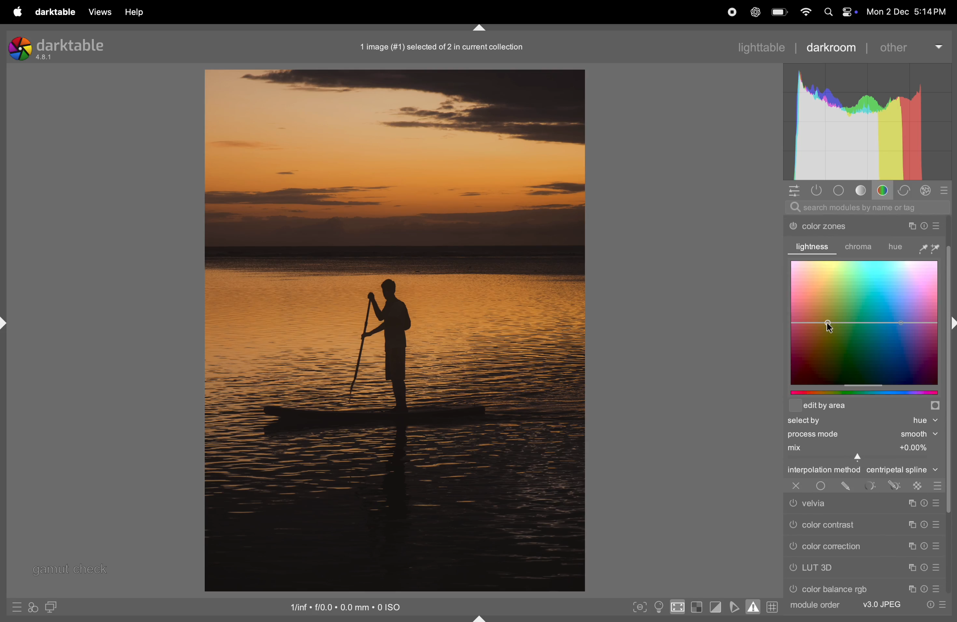 This screenshot has height=622, width=957. I want to click on Timer, so click(924, 503).